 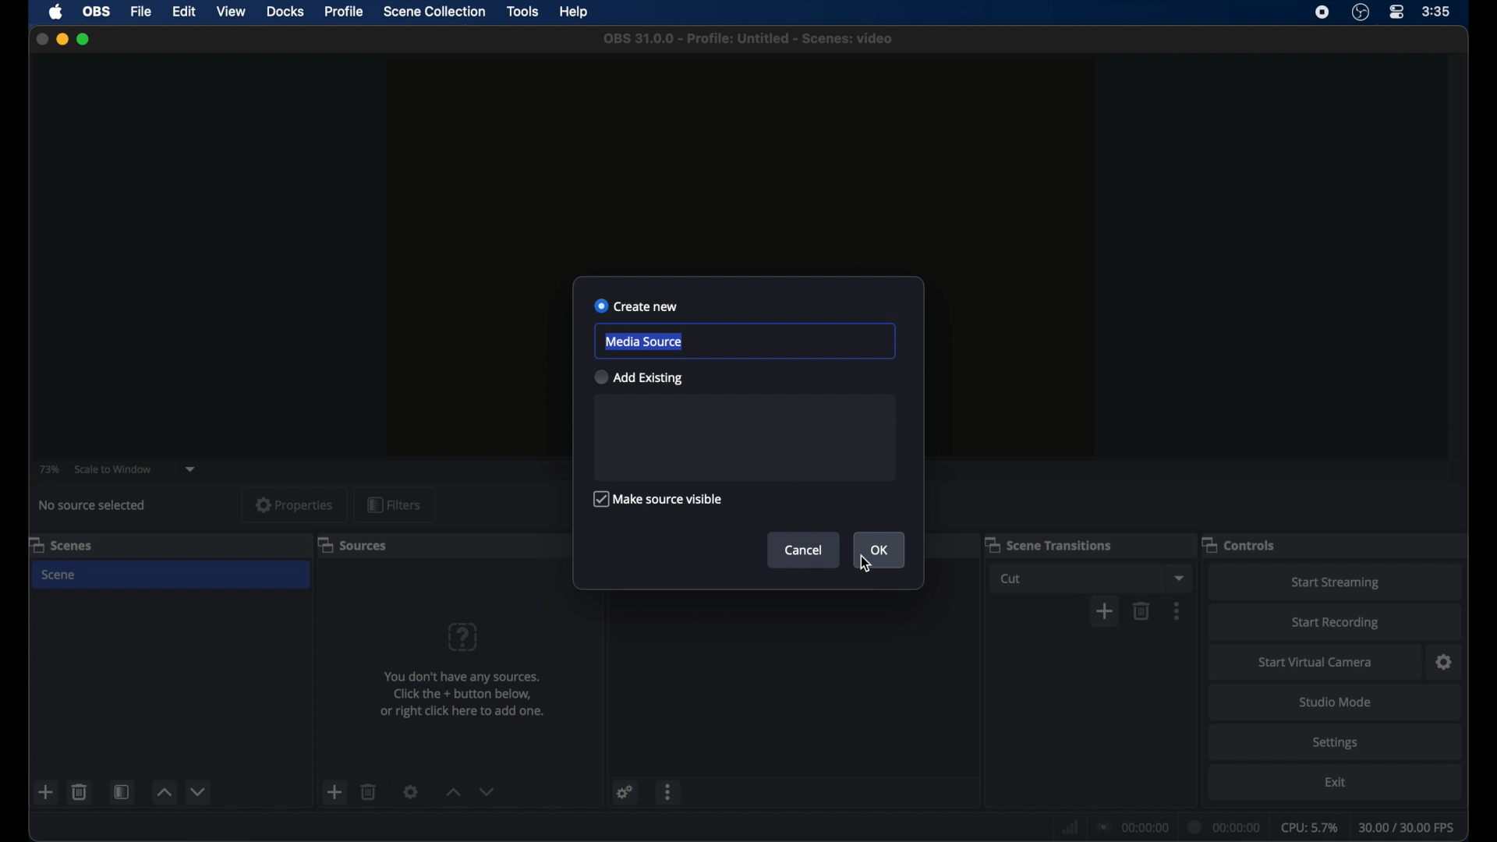 What do you see at coordinates (670, 791) in the screenshot?
I see `more options` at bounding box center [670, 791].